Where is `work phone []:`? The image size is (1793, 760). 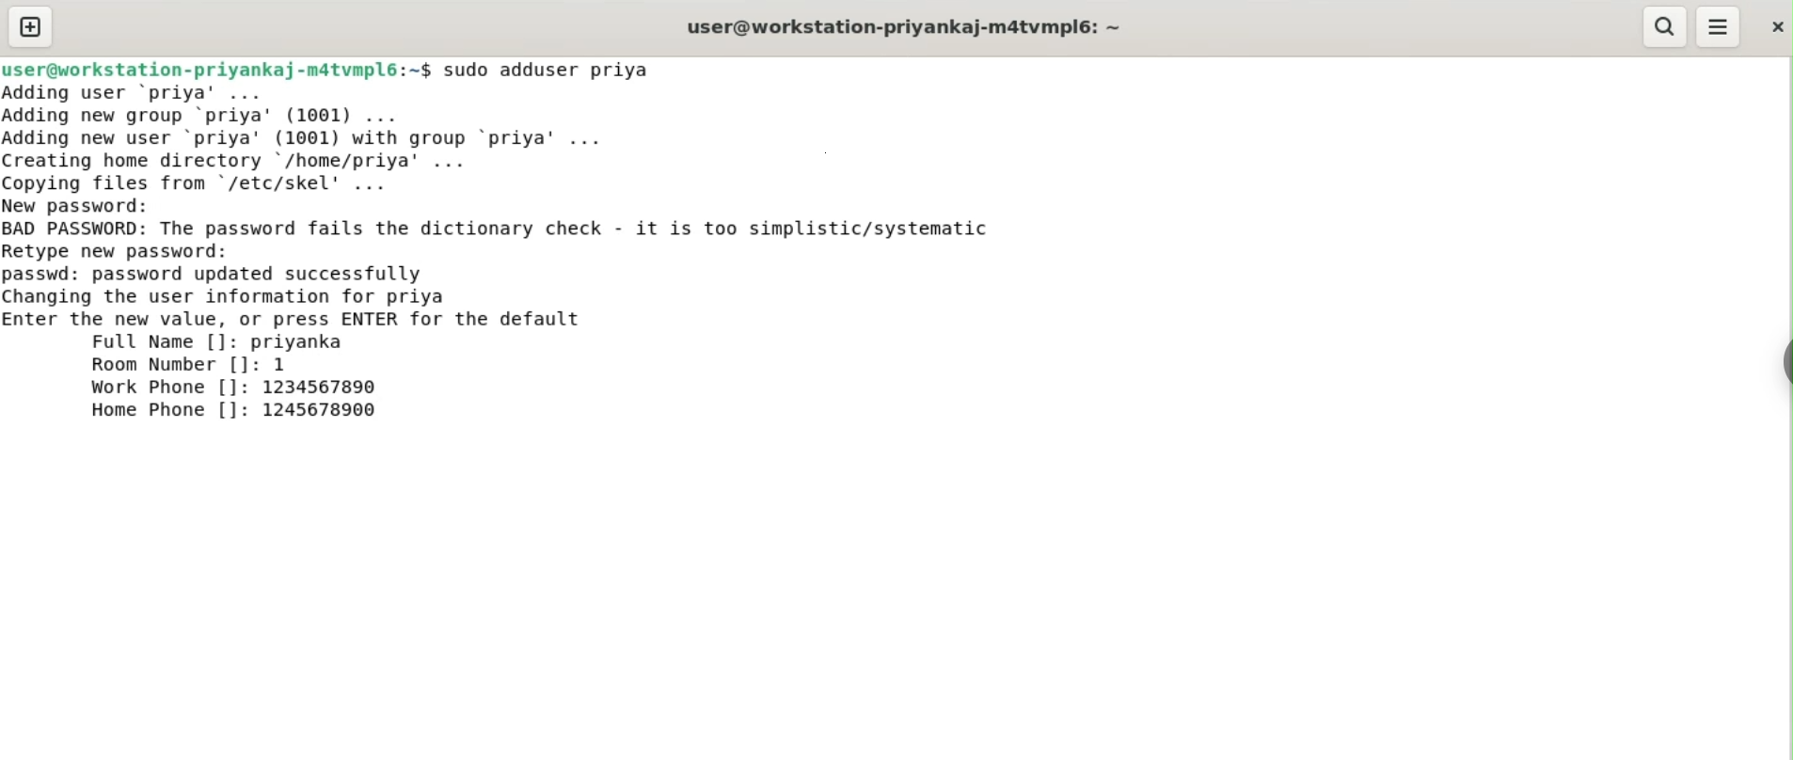 work phone []: is located at coordinates (162, 389).